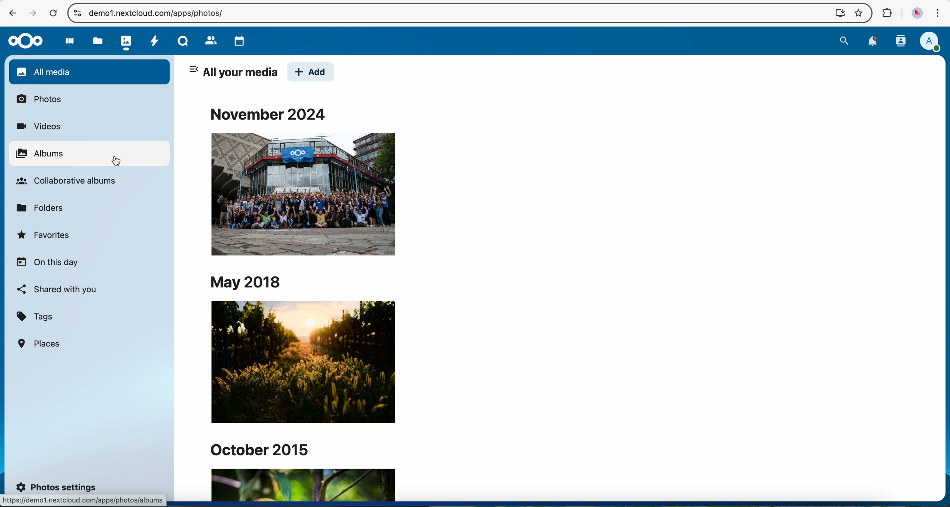  What do you see at coordinates (89, 154) in the screenshot?
I see `click on albums` at bounding box center [89, 154].